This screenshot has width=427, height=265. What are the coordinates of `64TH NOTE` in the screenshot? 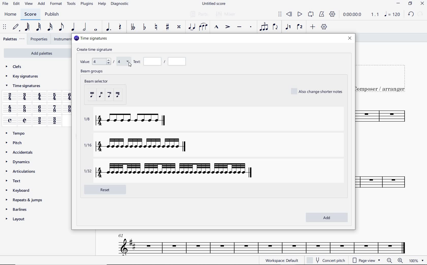 It's located at (27, 27).